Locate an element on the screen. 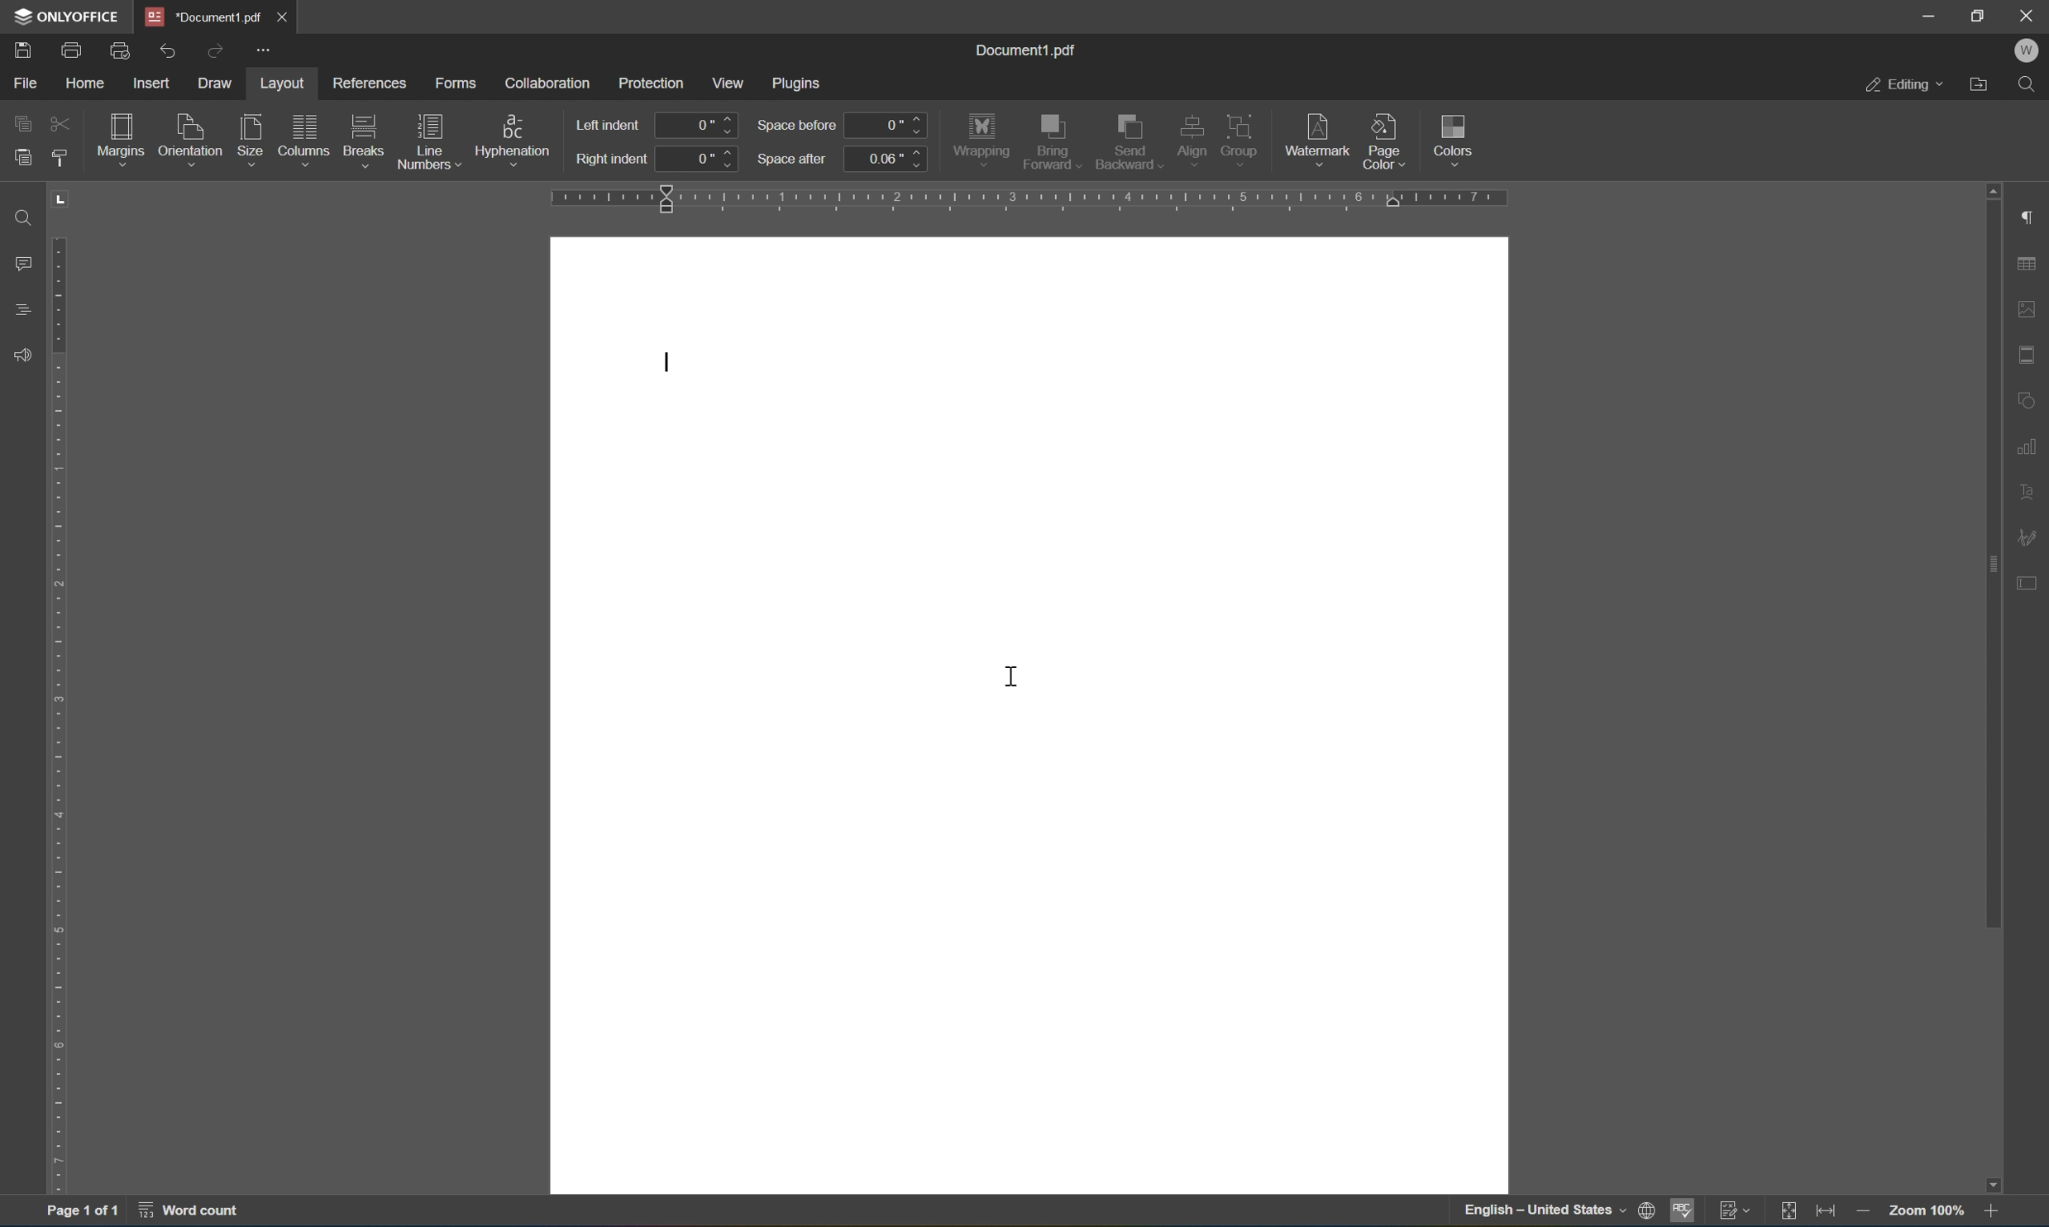 The image size is (2049, 1227). 0 is located at coordinates (698, 125).